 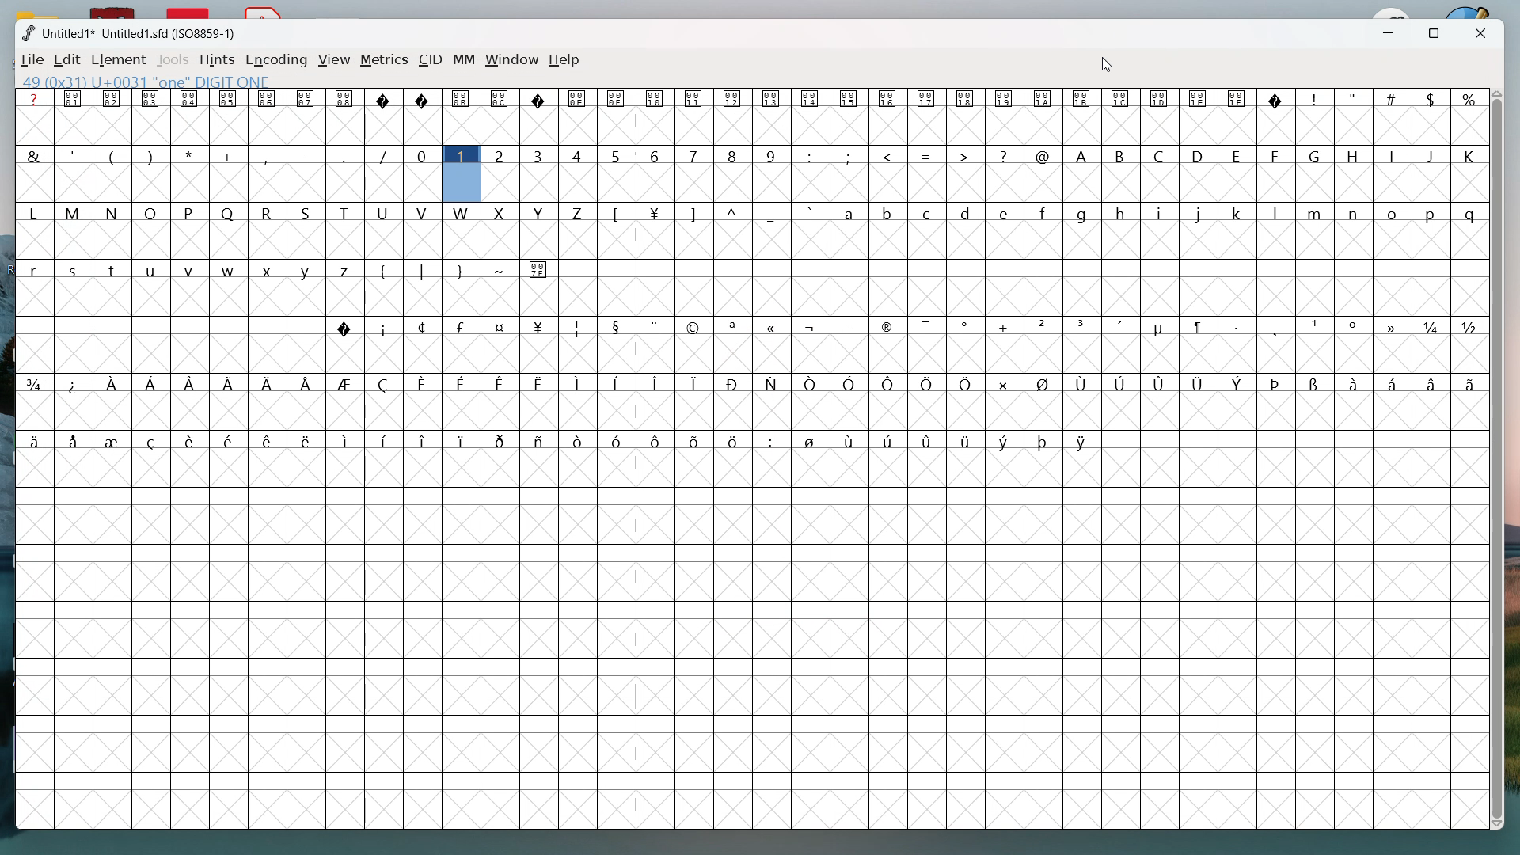 What do you see at coordinates (112, 99) in the screenshot?
I see `symbol` at bounding box center [112, 99].